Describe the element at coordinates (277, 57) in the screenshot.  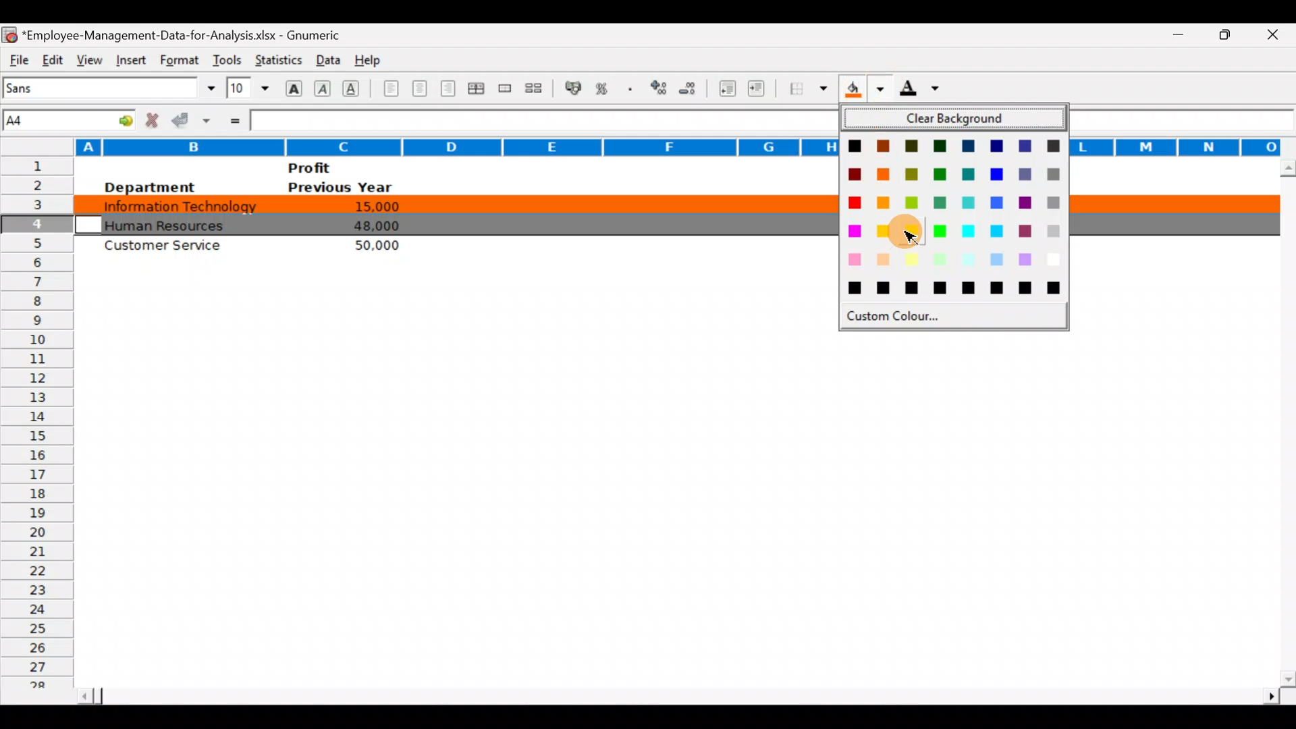
I see `Statistics` at that location.